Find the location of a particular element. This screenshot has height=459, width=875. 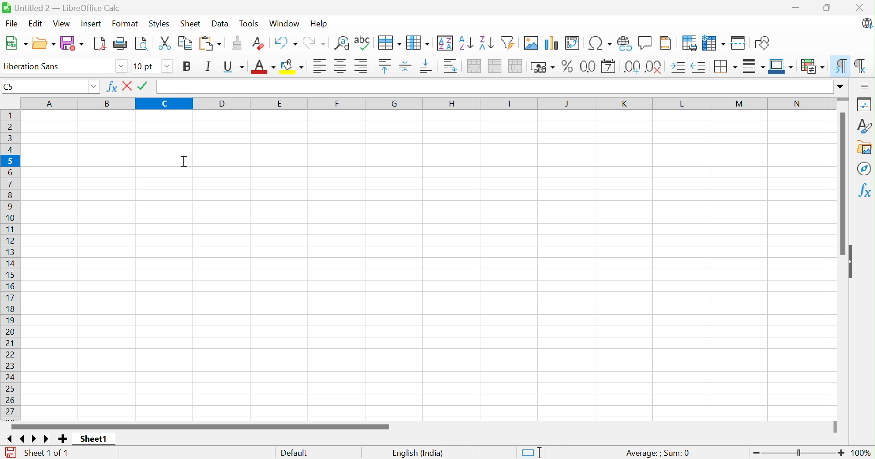

The document has been modified. Click to save the document is located at coordinates (8, 453).